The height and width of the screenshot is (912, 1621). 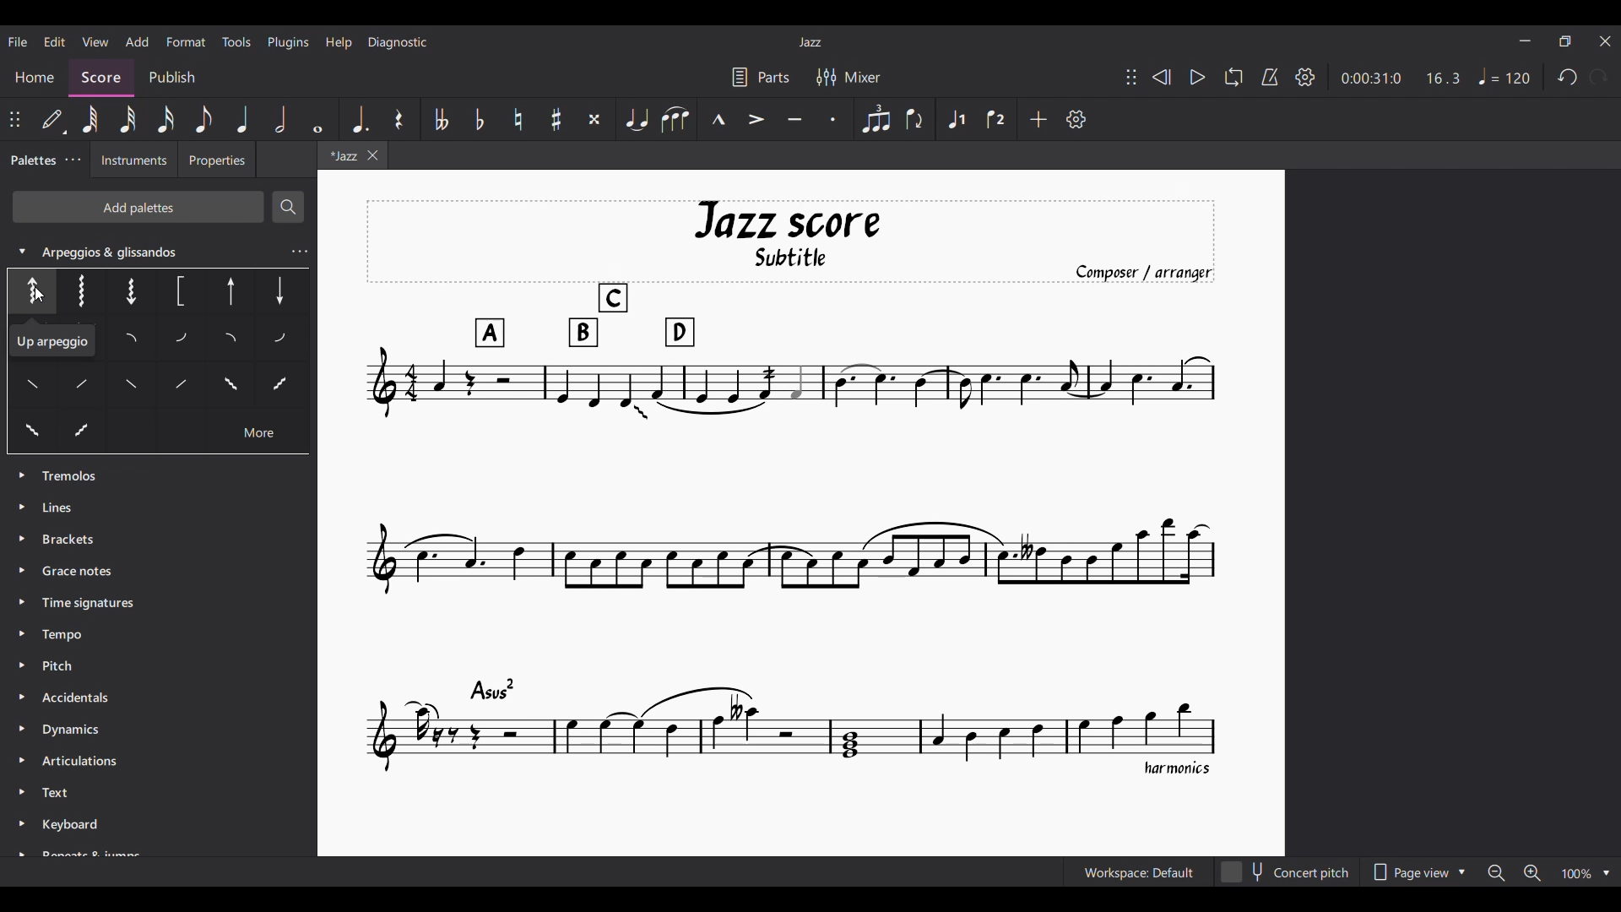 I want to click on Toggle flat, so click(x=479, y=120).